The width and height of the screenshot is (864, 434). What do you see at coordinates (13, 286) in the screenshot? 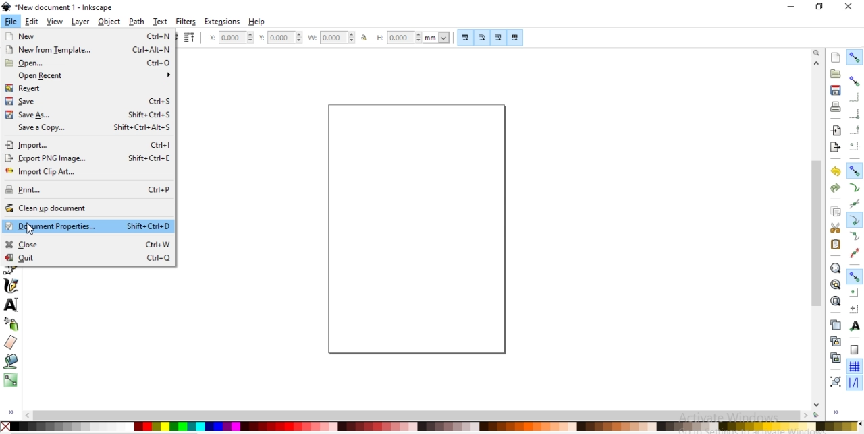
I see `draw calligraphic or brush strokes` at bounding box center [13, 286].